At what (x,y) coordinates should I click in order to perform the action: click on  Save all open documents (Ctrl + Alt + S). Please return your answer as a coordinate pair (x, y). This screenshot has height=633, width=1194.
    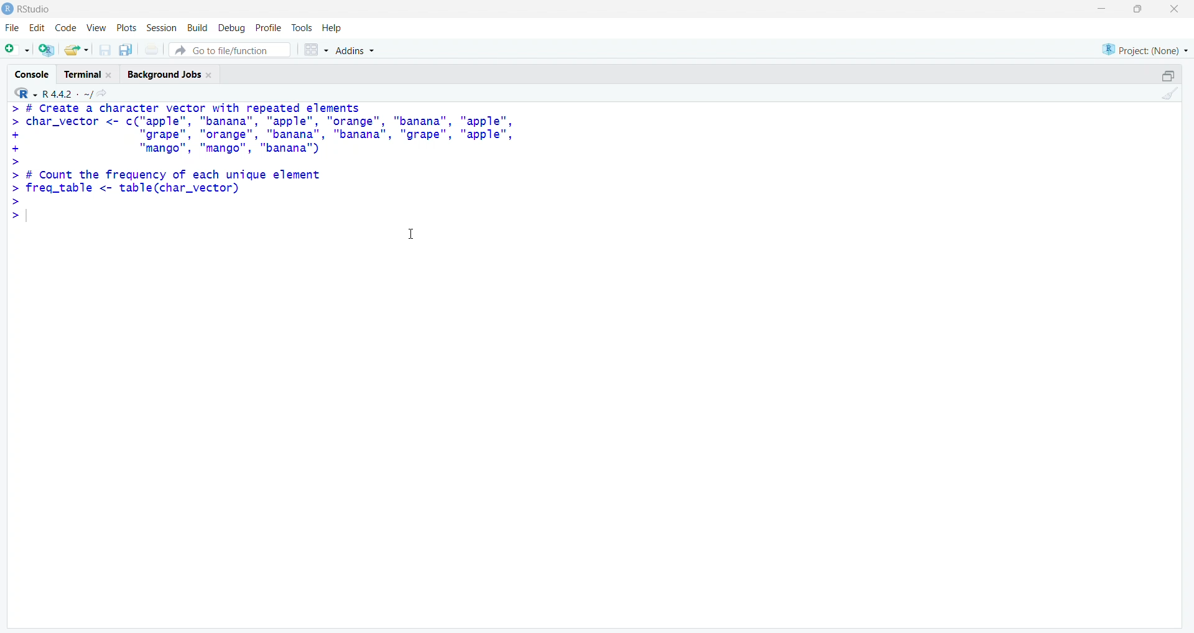
    Looking at the image, I should click on (126, 49).